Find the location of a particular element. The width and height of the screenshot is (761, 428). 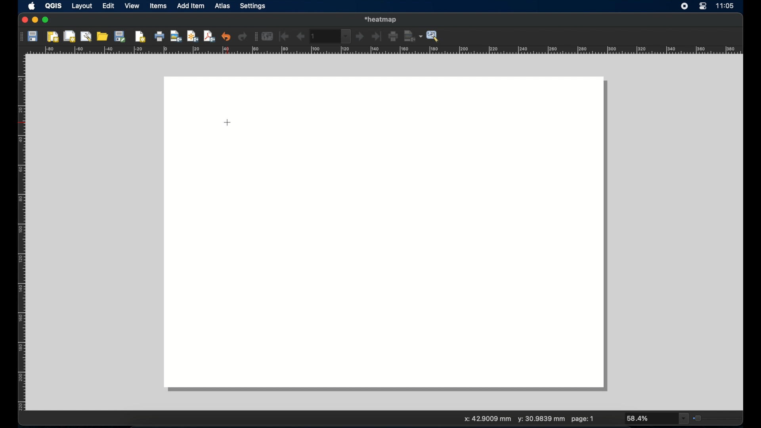

atlas settings is located at coordinates (433, 36).